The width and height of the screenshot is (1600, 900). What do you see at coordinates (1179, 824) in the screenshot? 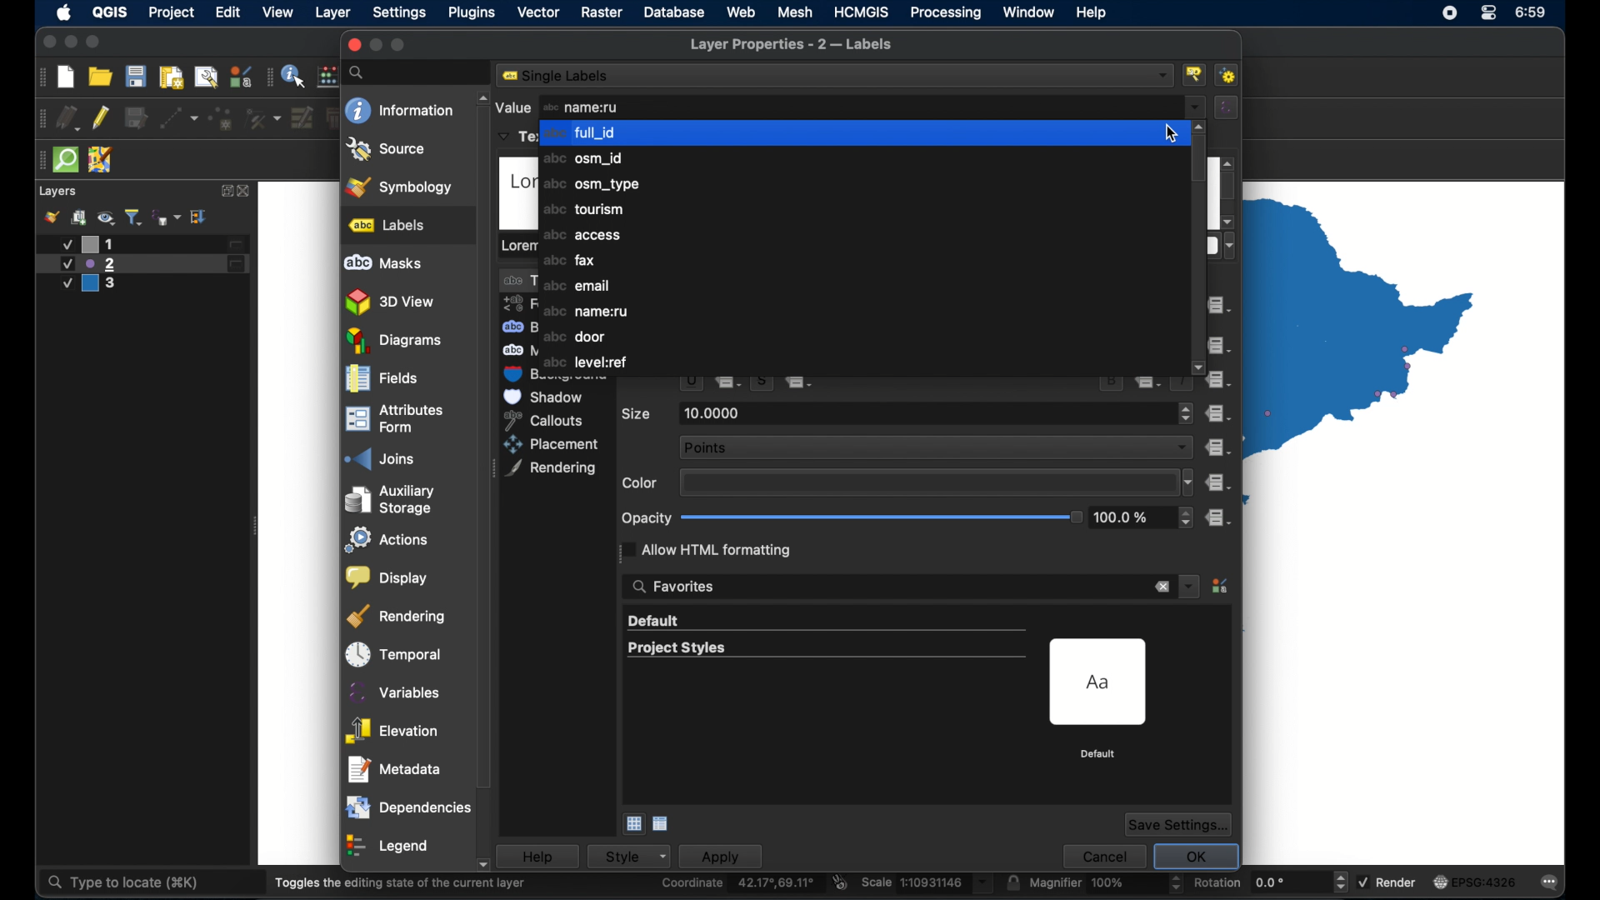
I see `save settings` at bounding box center [1179, 824].